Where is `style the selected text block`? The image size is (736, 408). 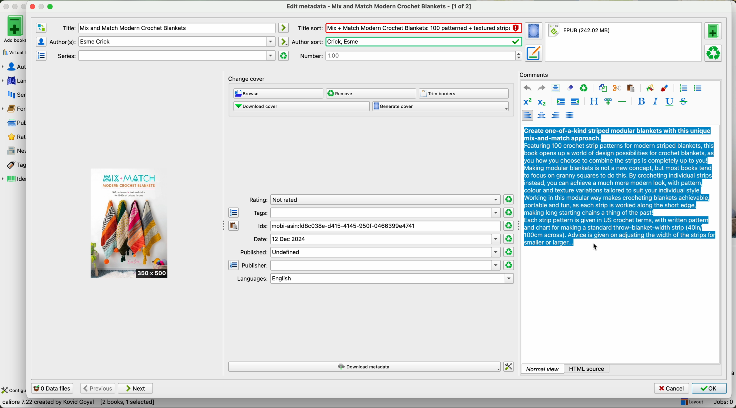 style the selected text block is located at coordinates (593, 102).